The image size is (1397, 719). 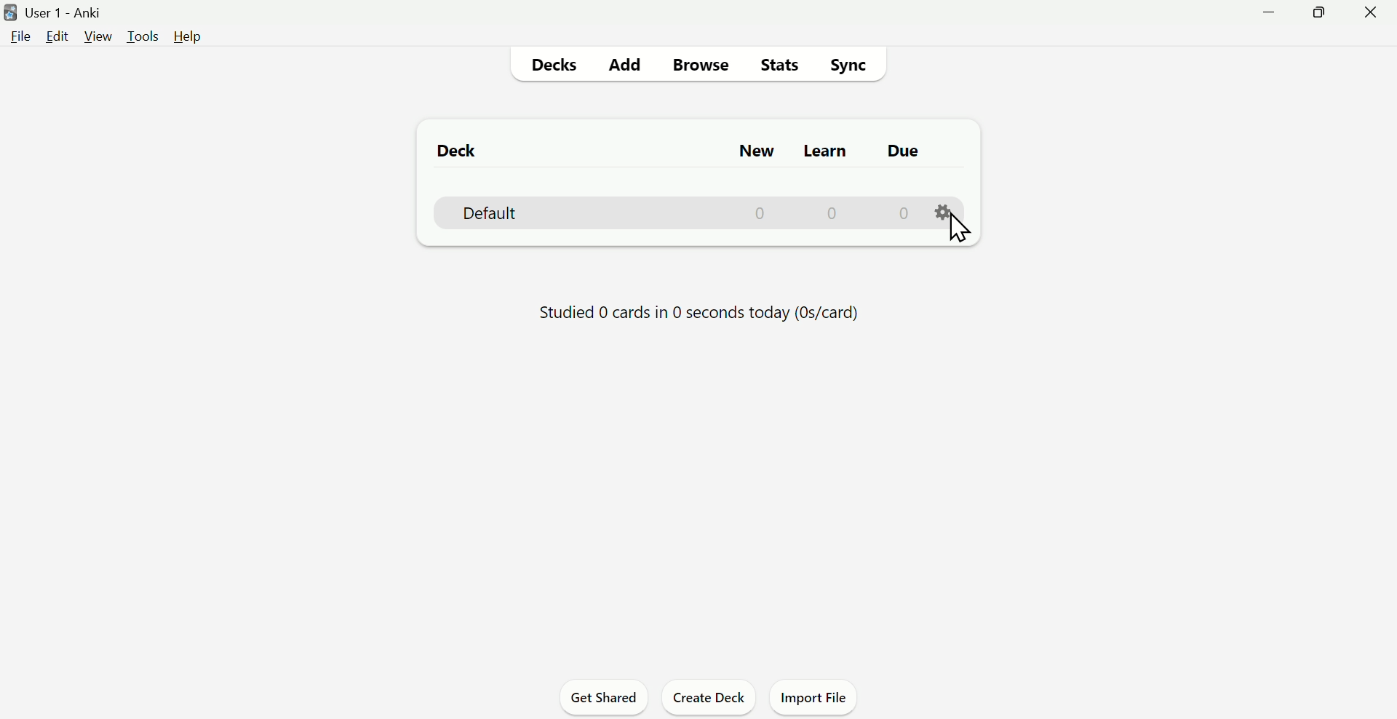 What do you see at coordinates (20, 39) in the screenshot?
I see `File` at bounding box center [20, 39].